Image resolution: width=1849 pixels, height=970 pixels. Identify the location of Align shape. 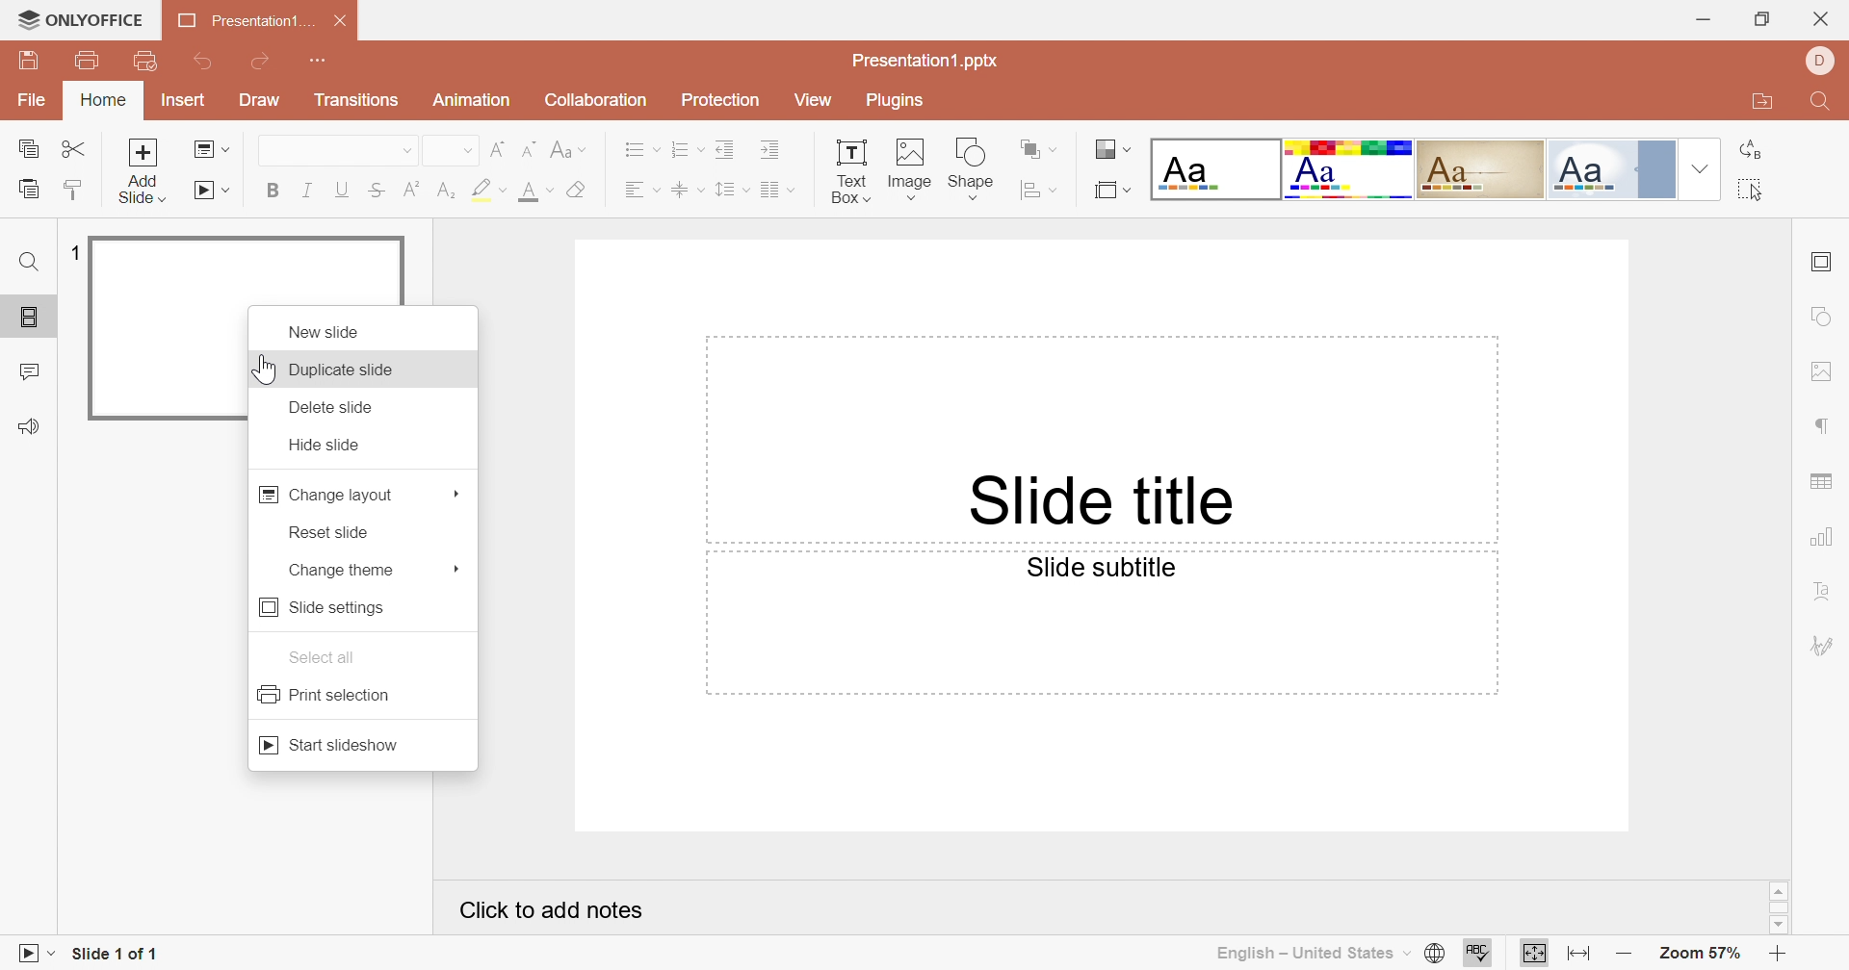
(1039, 189).